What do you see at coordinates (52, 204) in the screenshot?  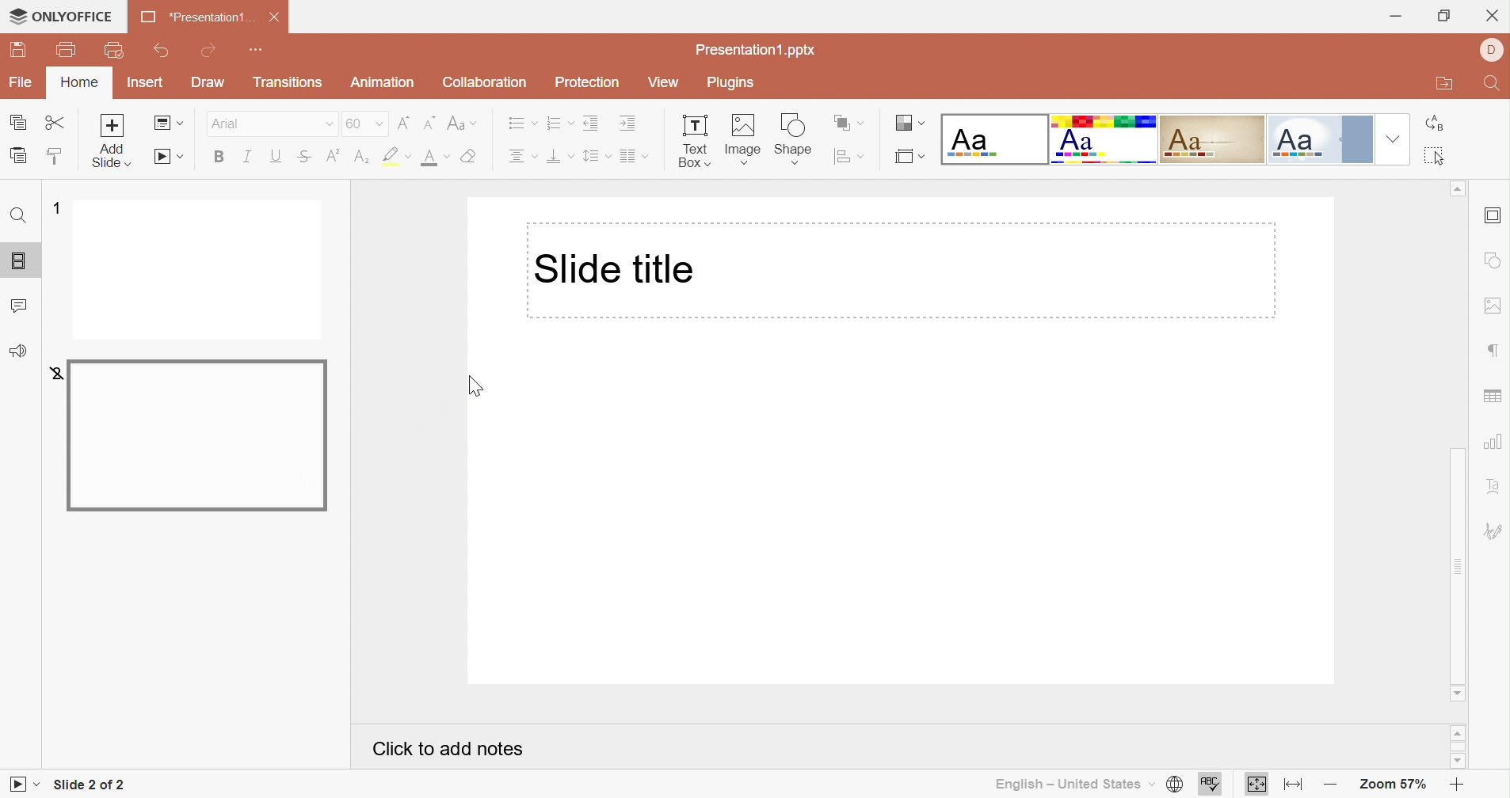 I see `1` at bounding box center [52, 204].